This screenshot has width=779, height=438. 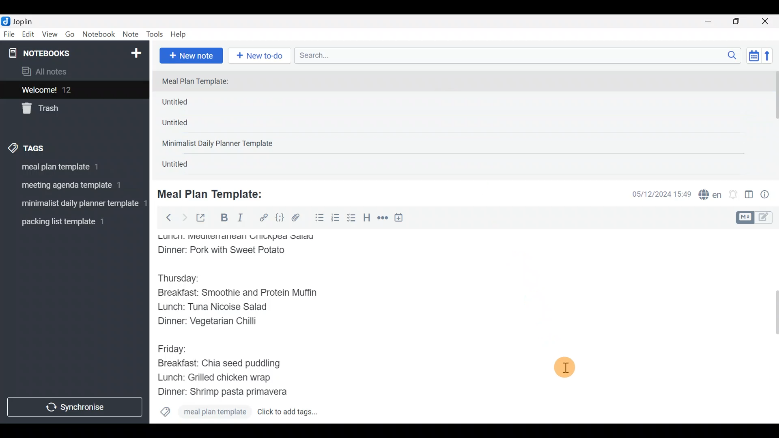 What do you see at coordinates (279, 217) in the screenshot?
I see `Code` at bounding box center [279, 217].